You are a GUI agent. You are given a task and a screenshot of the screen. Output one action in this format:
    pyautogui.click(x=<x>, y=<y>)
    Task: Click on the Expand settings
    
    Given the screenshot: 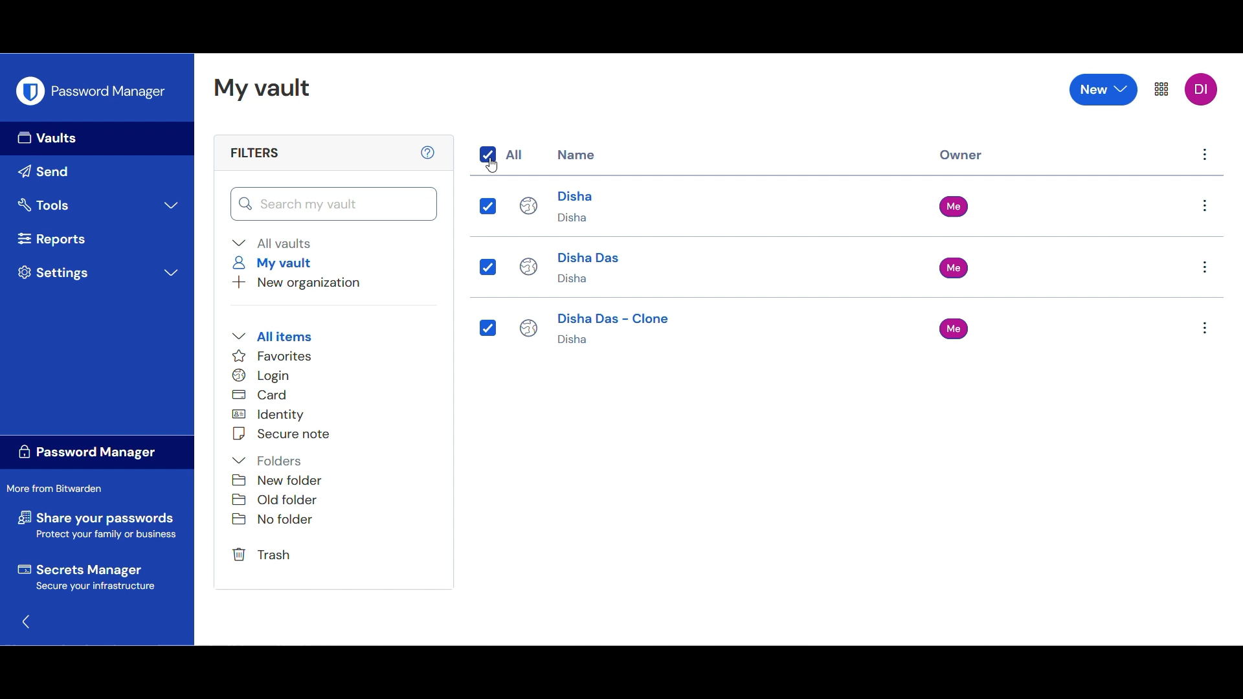 What is the action you would take?
    pyautogui.click(x=101, y=272)
    